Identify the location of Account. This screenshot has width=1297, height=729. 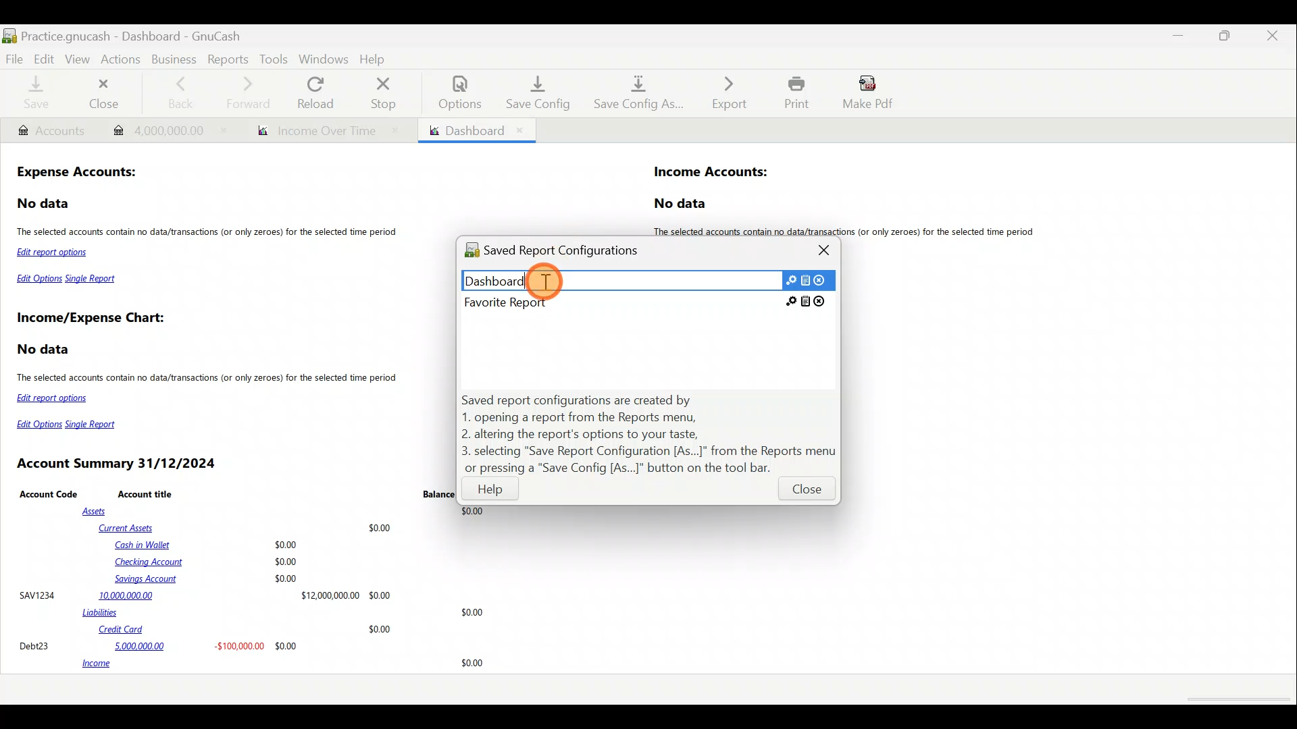
(51, 131).